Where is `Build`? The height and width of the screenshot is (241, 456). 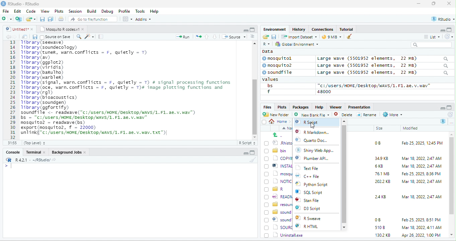 Build is located at coordinates (92, 11).